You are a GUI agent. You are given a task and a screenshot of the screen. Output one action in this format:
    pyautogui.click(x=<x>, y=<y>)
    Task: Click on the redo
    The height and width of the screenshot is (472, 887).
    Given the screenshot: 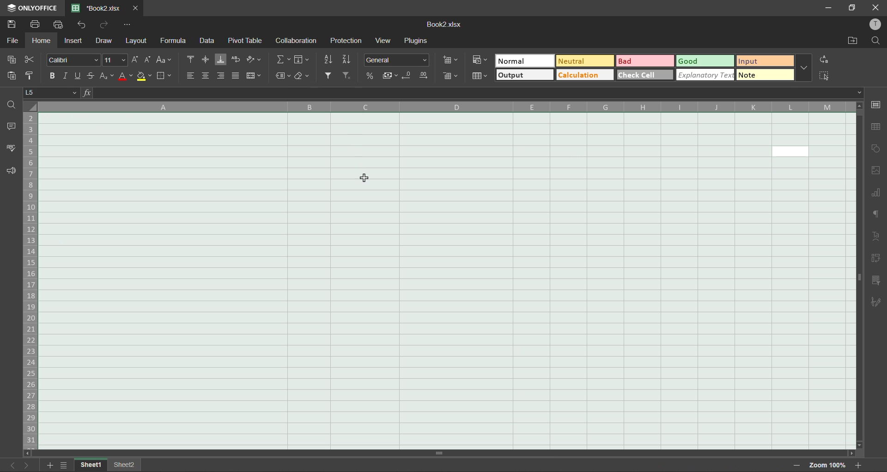 What is the action you would take?
    pyautogui.click(x=103, y=24)
    